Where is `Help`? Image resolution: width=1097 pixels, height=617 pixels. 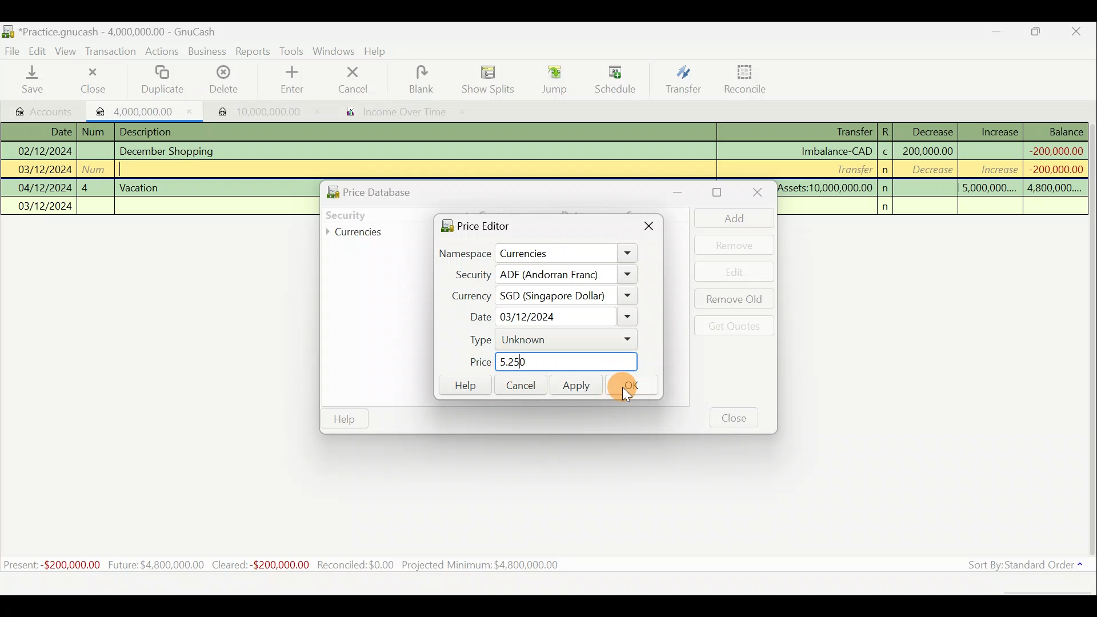 Help is located at coordinates (345, 419).